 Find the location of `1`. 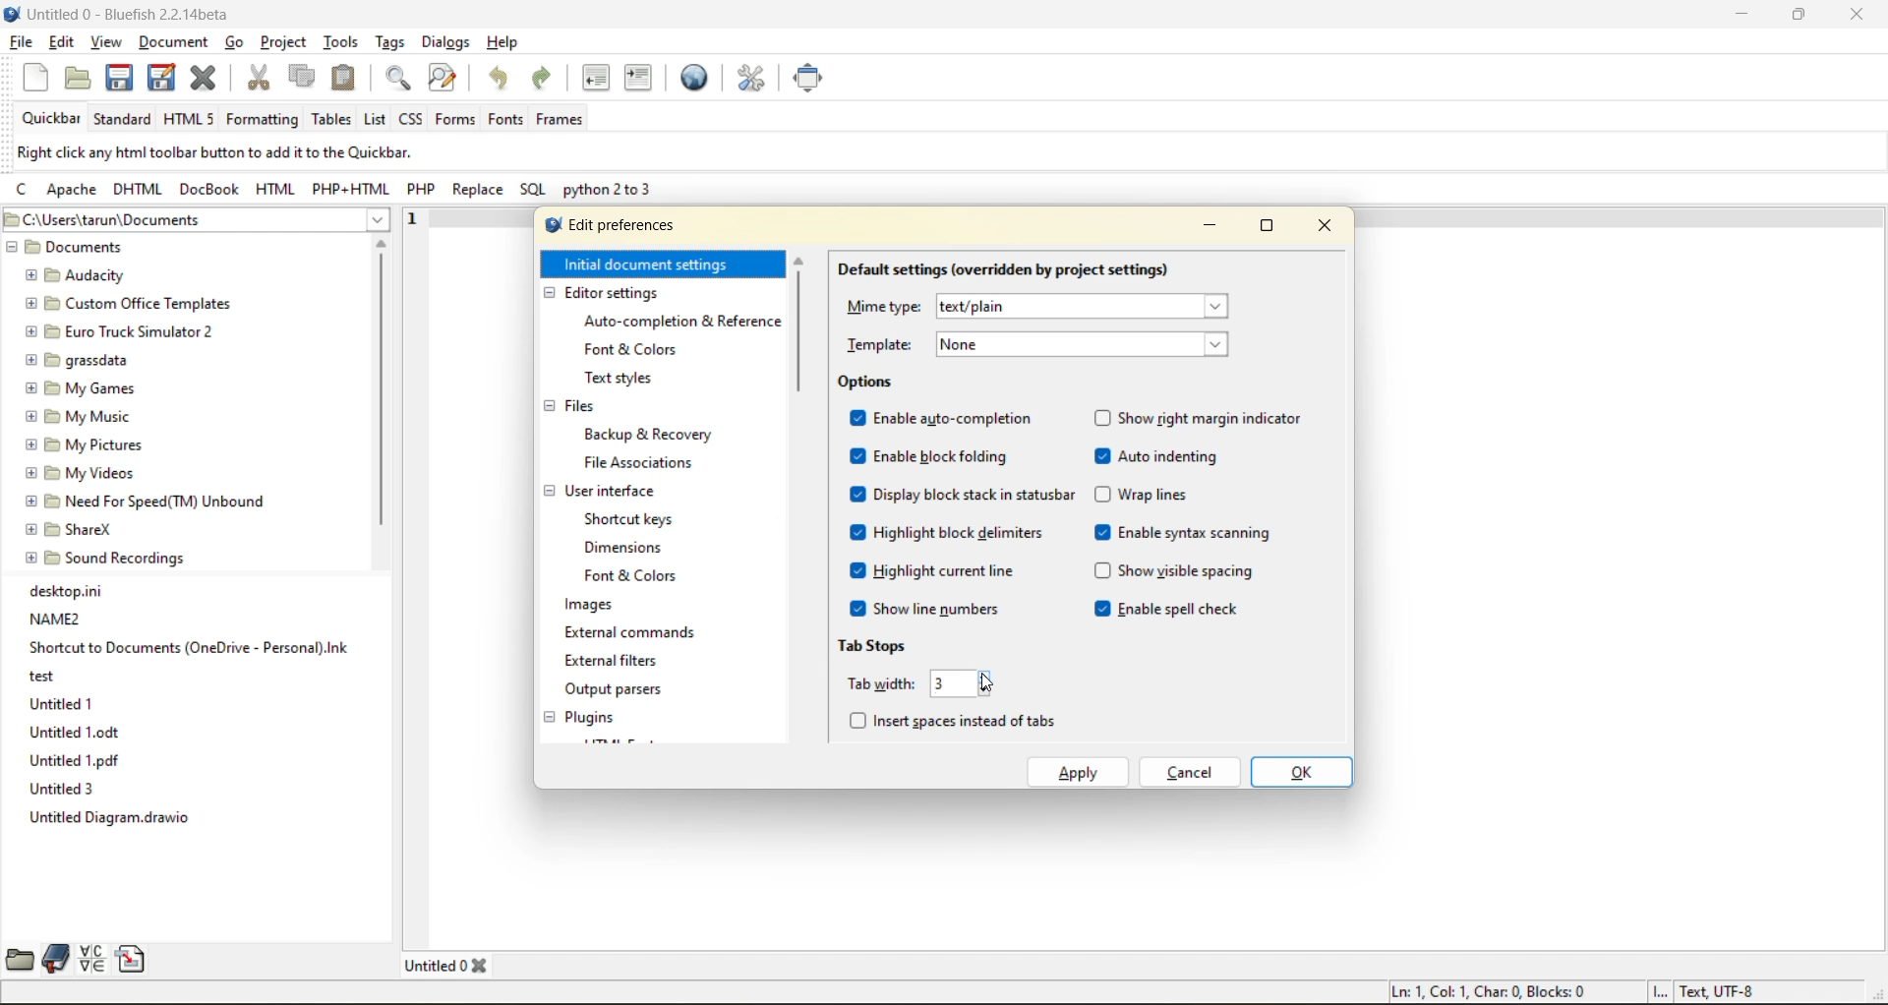

1 is located at coordinates (407, 215).